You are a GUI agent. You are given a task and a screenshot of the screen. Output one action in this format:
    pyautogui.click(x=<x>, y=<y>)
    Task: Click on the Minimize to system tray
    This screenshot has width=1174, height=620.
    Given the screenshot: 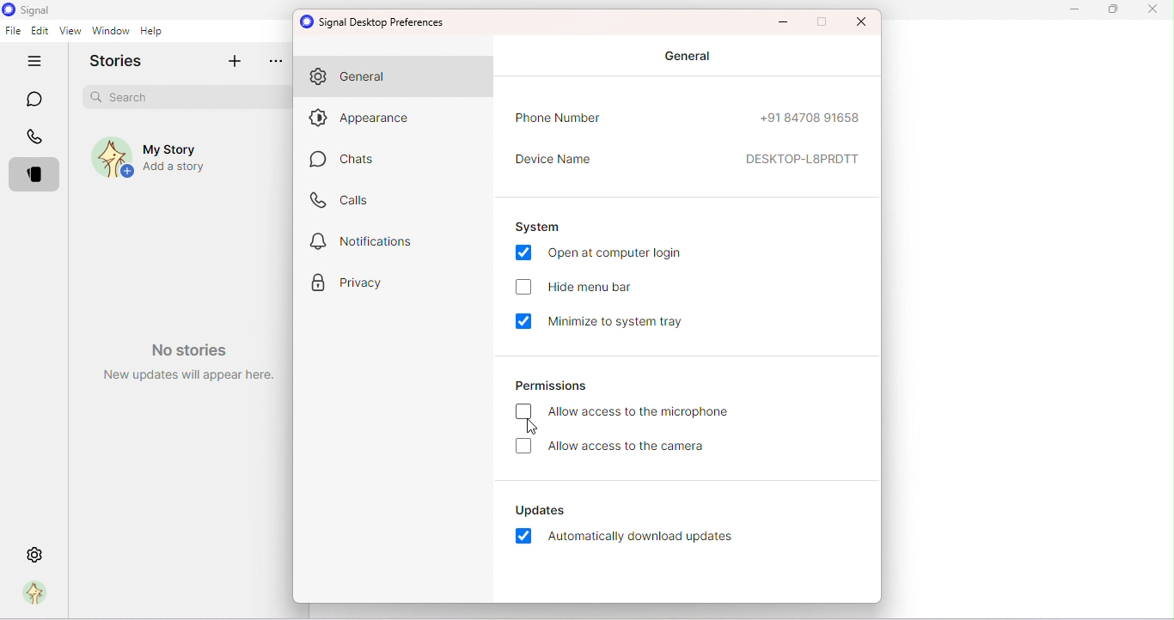 What is the action you would take?
    pyautogui.click(x=602, y=320)
    